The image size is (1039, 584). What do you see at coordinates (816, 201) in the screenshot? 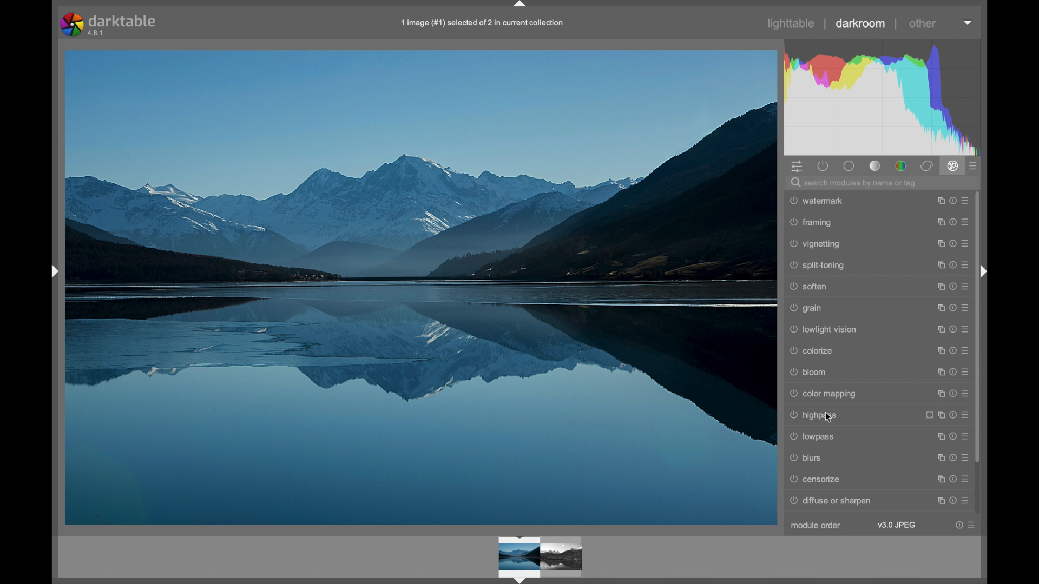
I see `watermark` at bounding box center [816, 201].